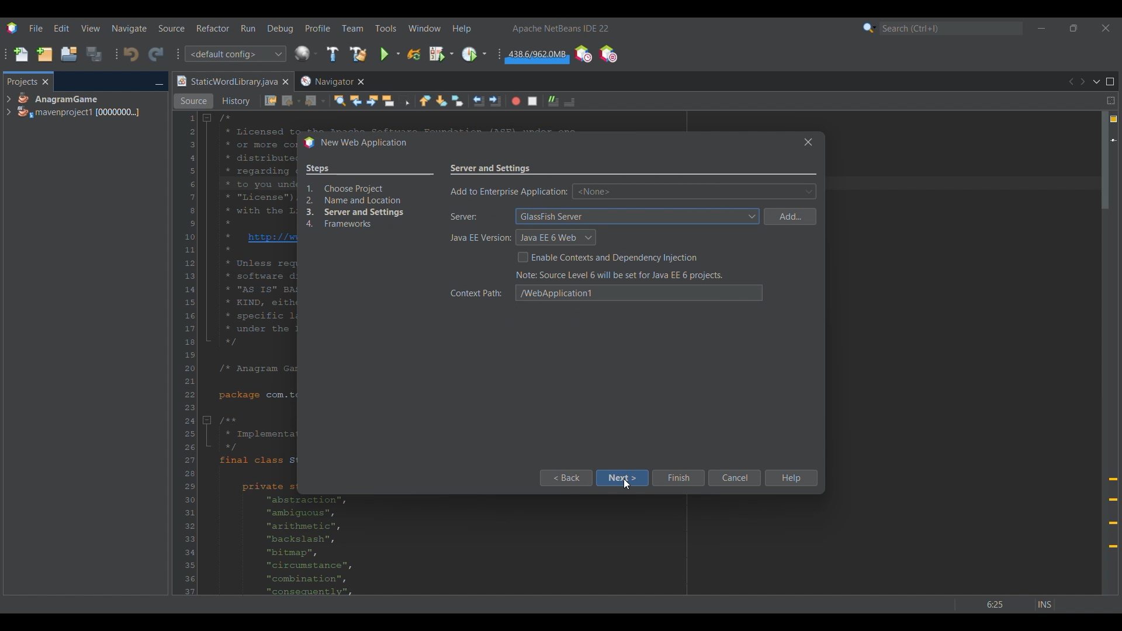 The width and height of the screenshot is (1122, 631). Describe the element at coordinates (479, 291) in the screenshot. I see `Indicates libraries folder textbox` at that location.